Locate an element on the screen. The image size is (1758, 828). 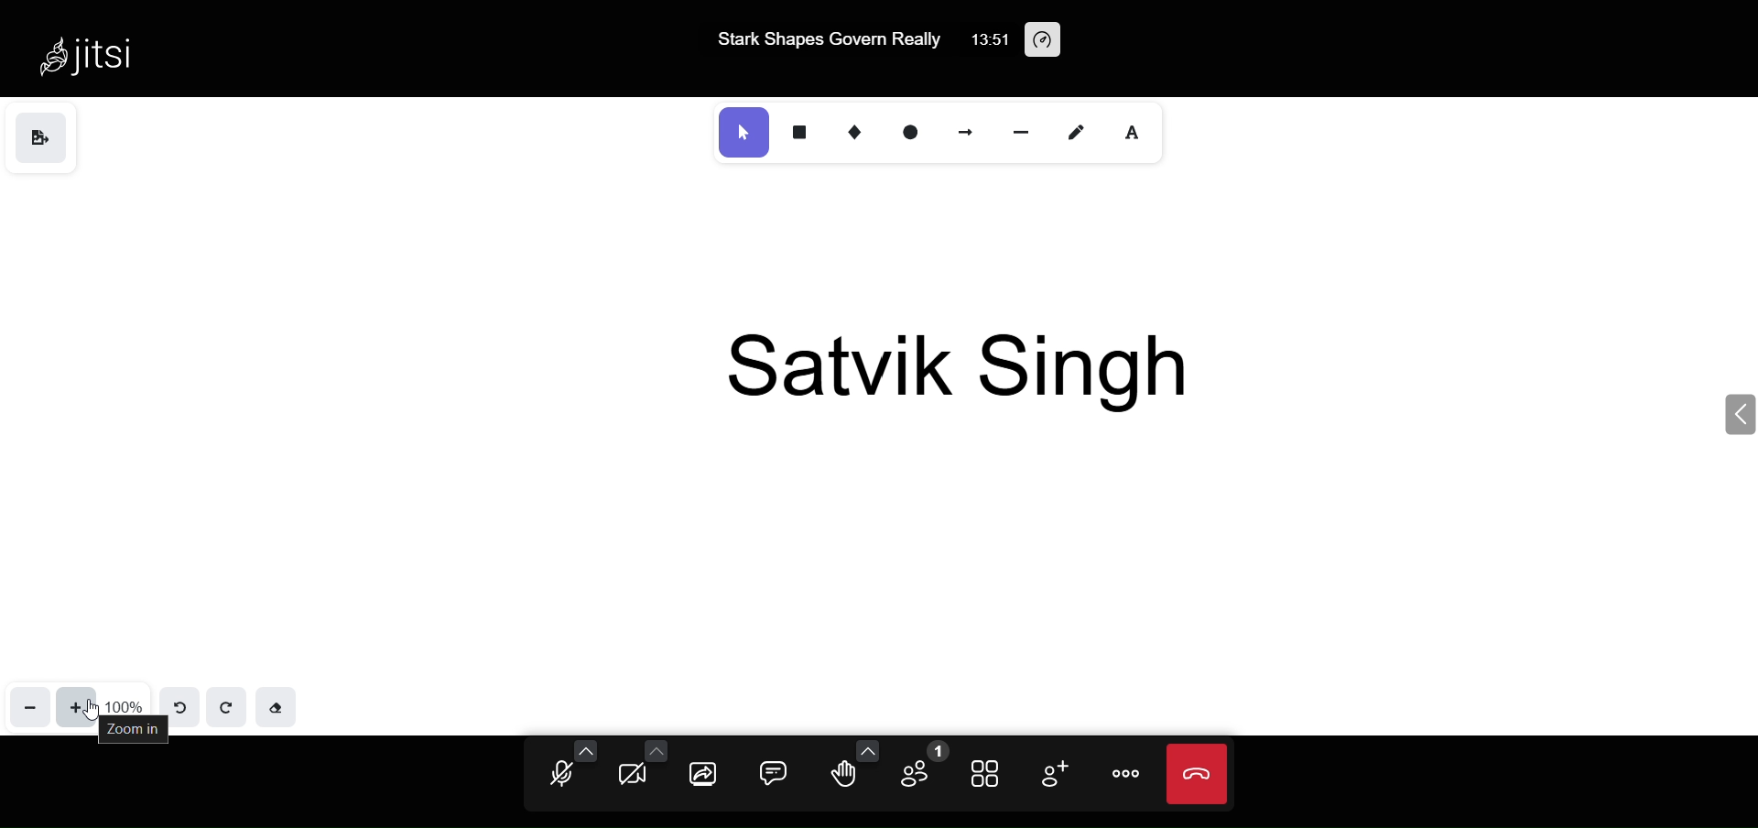
cursor is located at coordinates (93, 717).